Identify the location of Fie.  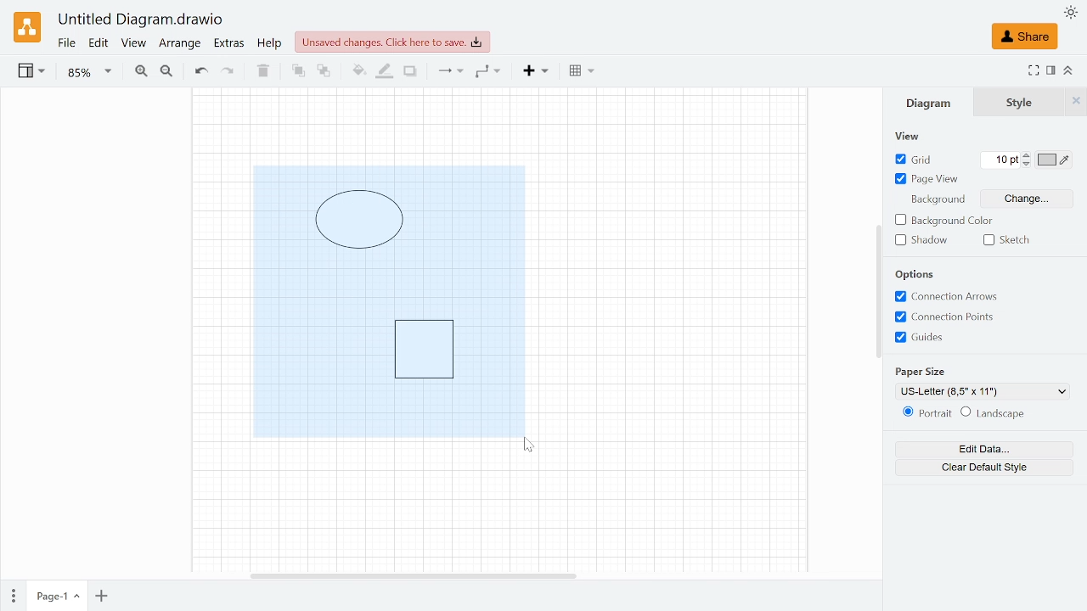
(66, 44).